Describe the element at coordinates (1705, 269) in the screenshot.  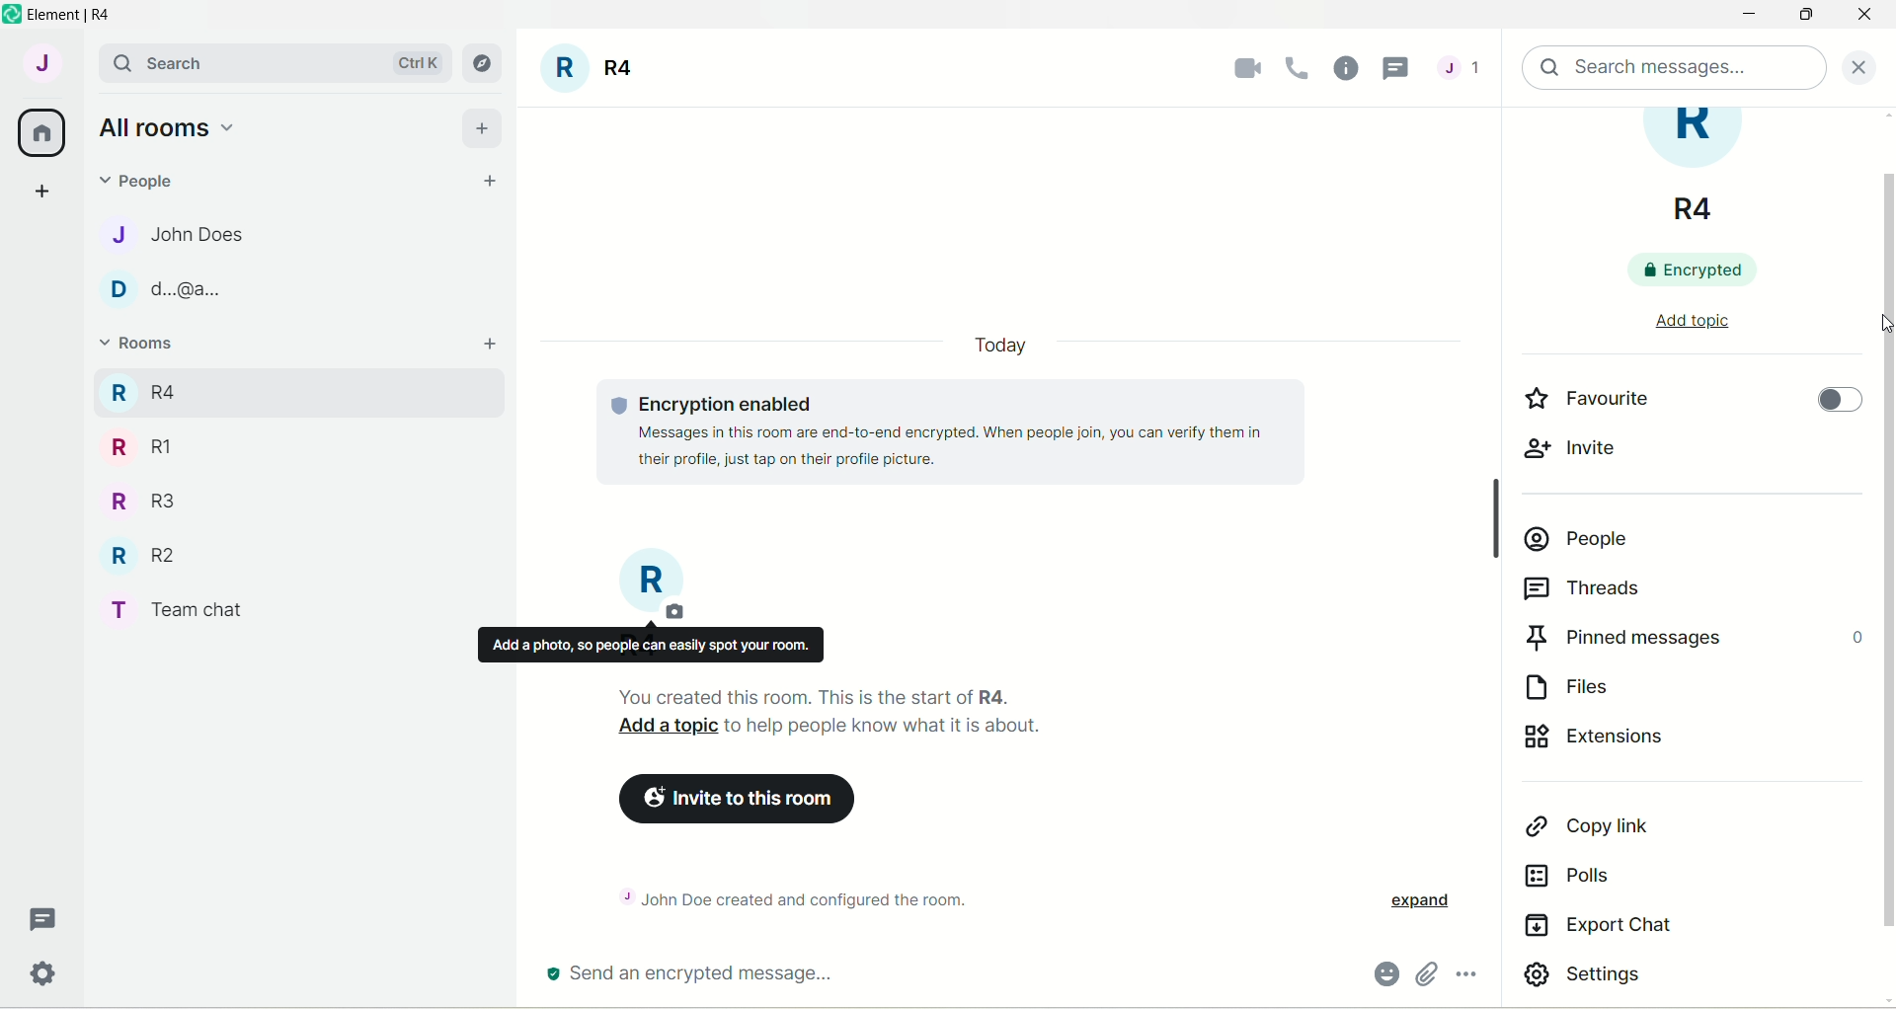
I see `encrypted` at that location.